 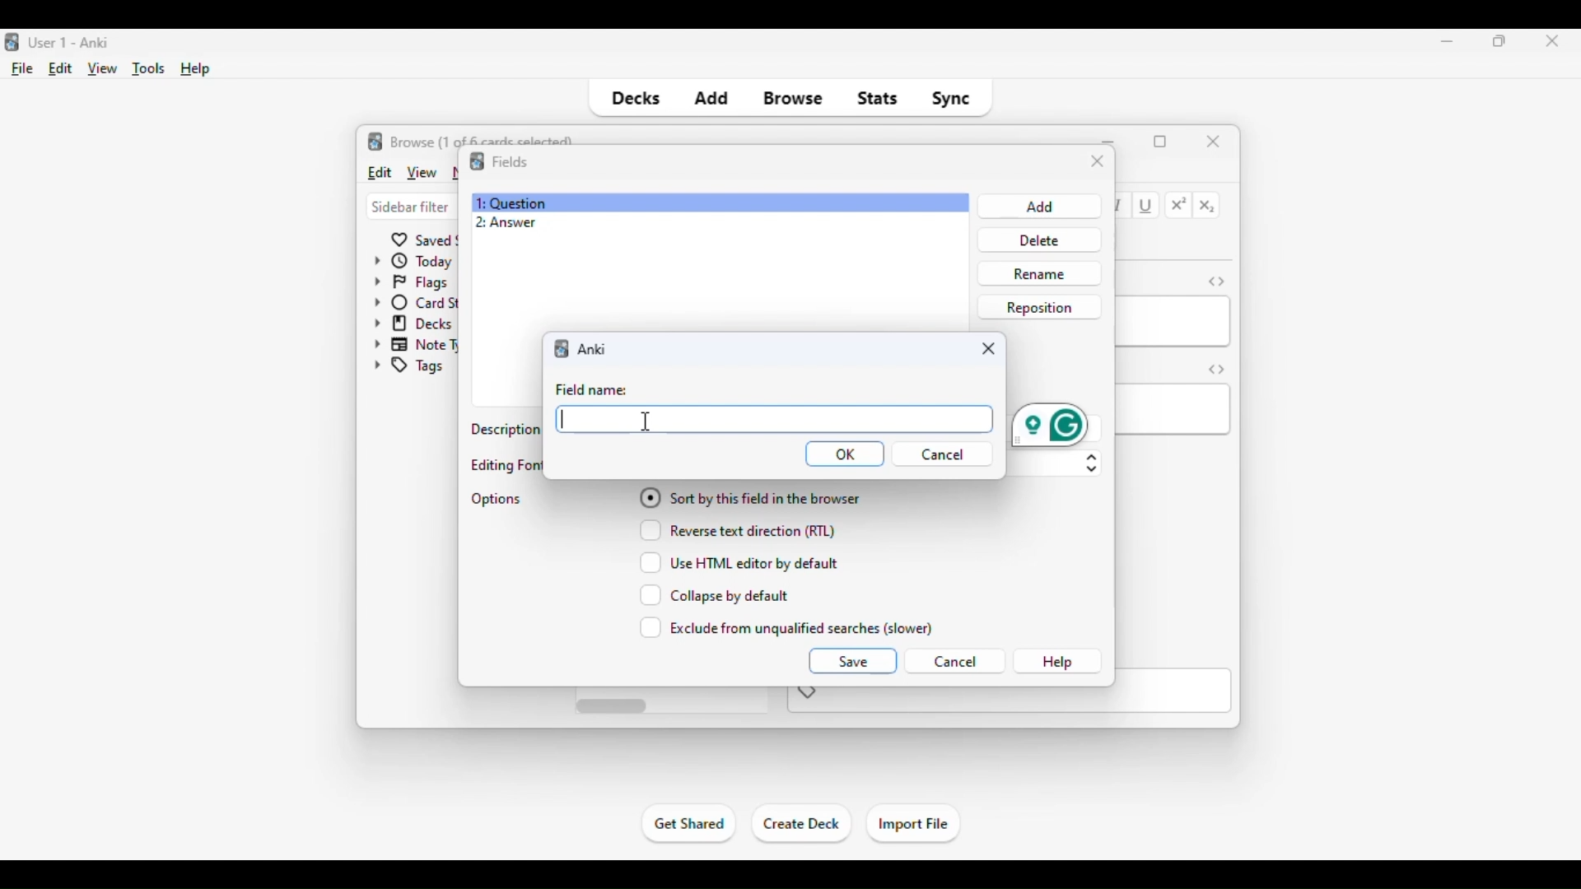 What do you see at coordinates (845, 454) in the screenshot?
I see `OK` at bounding box center [845, 454].